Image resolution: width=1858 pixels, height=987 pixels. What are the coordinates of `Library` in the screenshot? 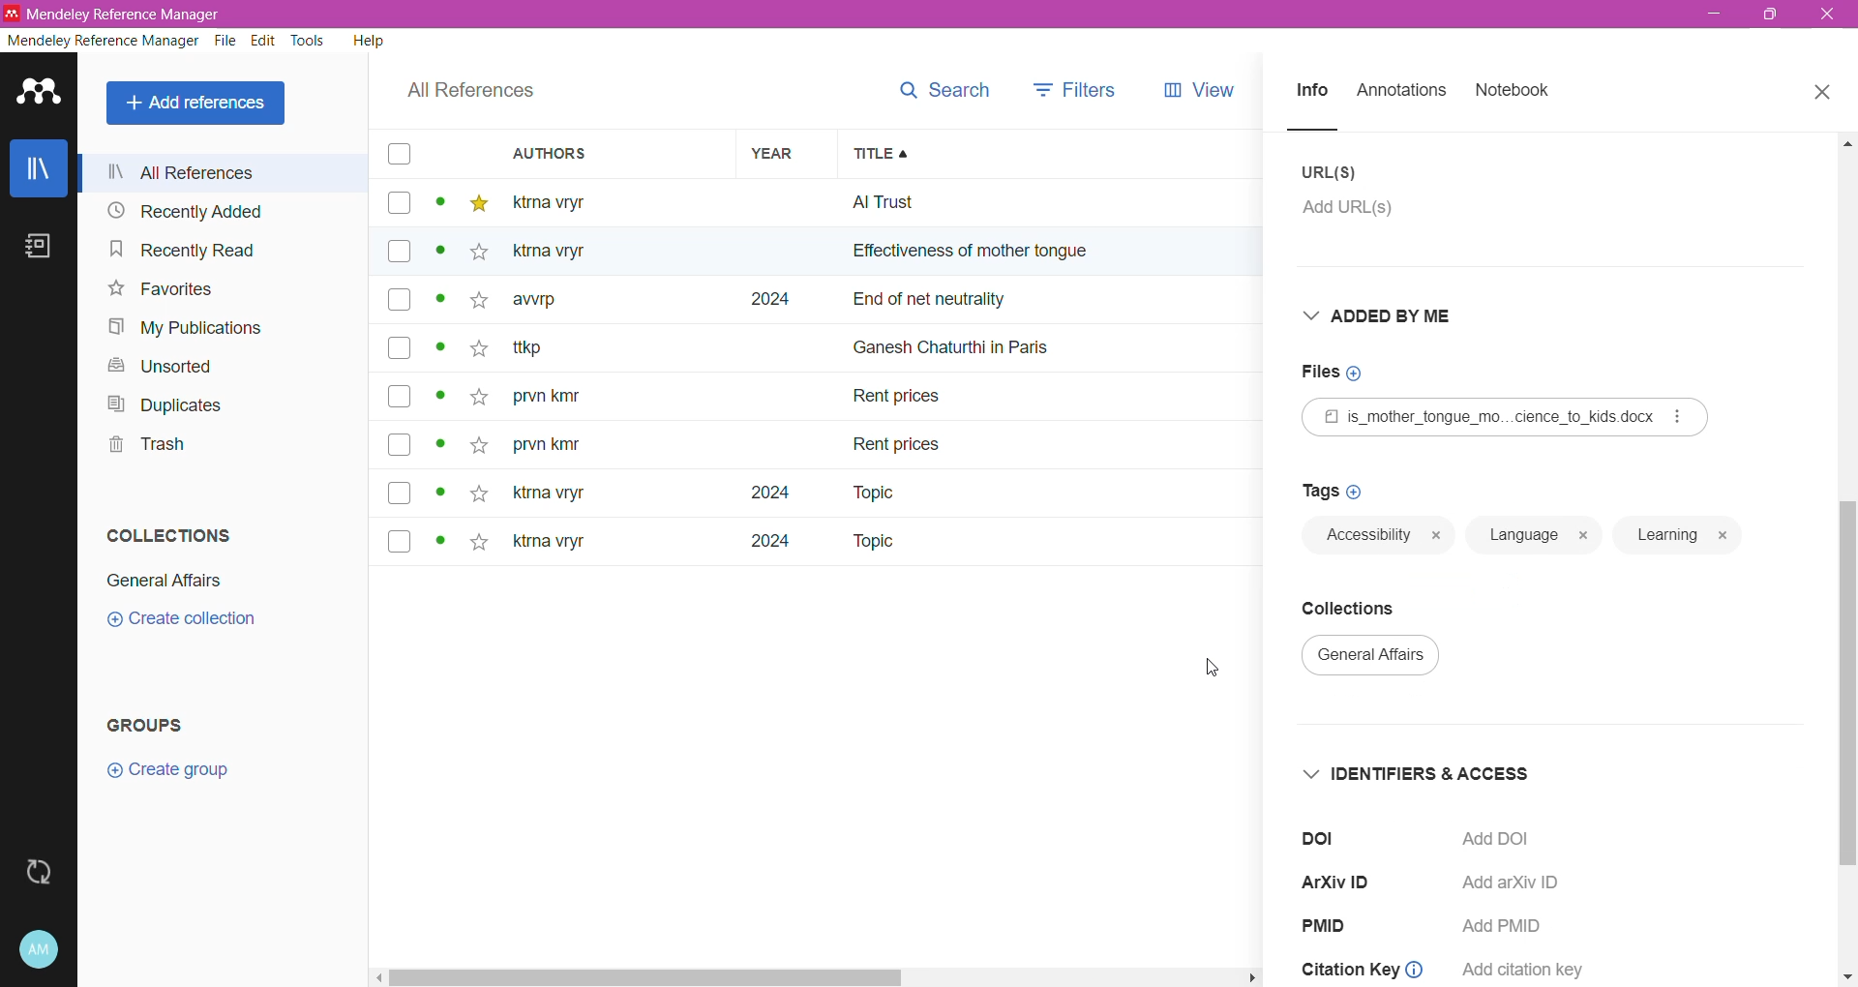 It's located at (38, 167).